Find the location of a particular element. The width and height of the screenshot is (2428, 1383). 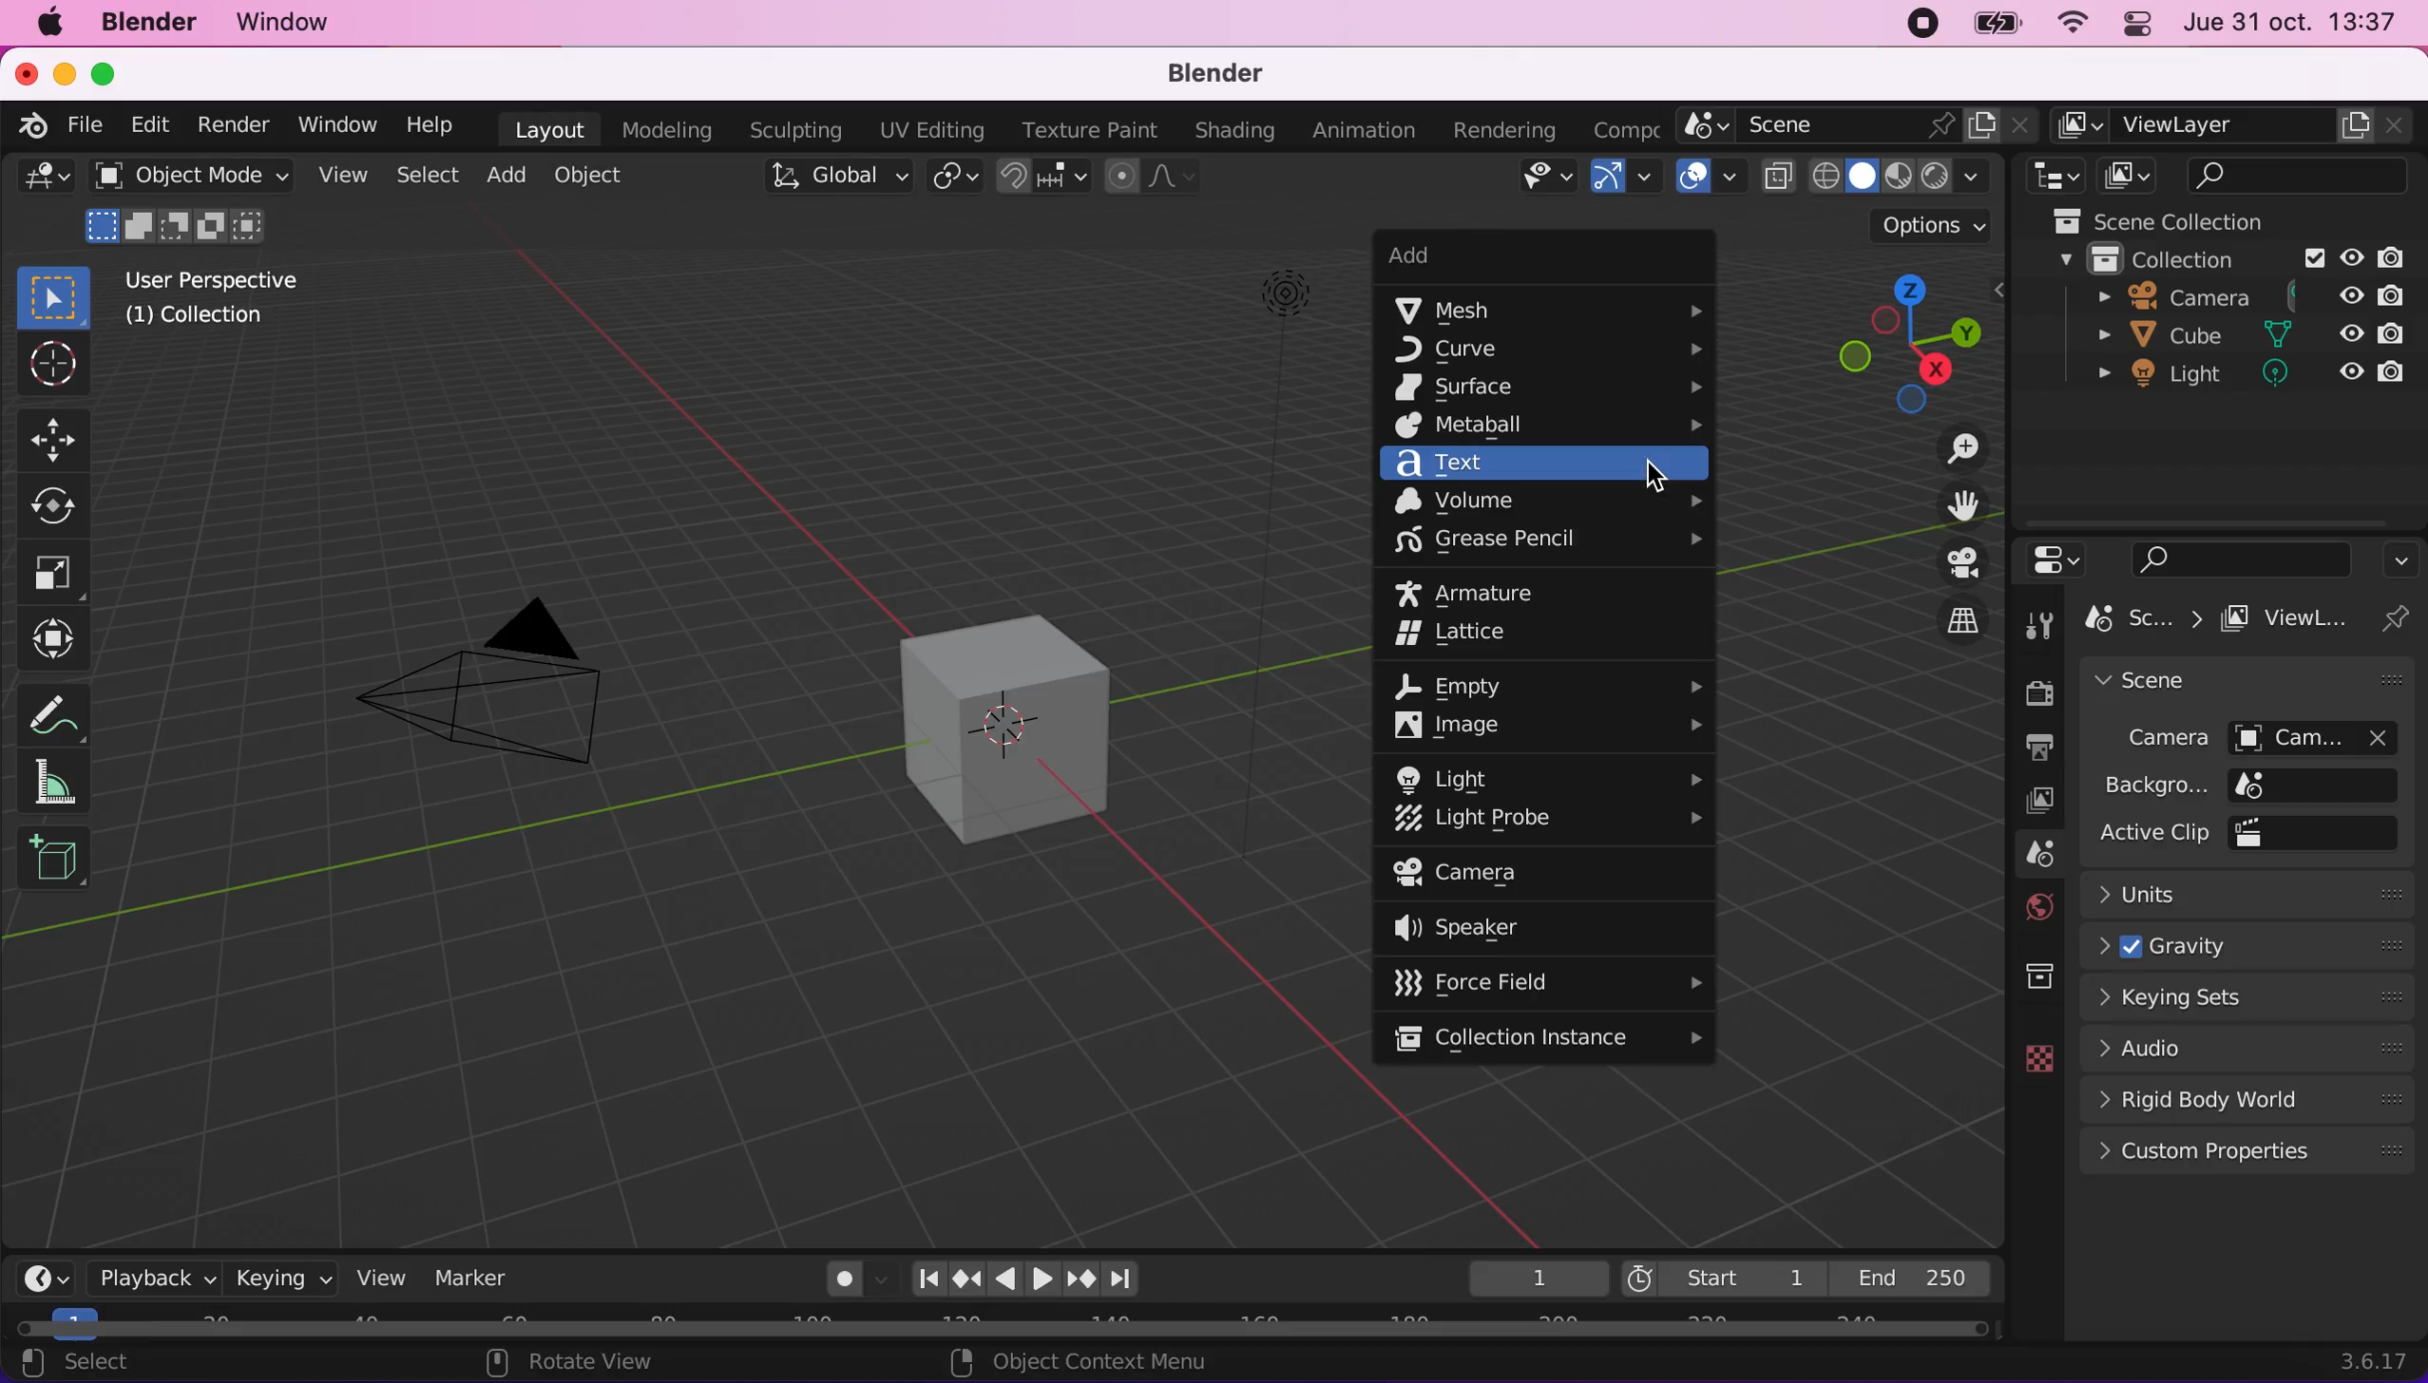

camera is located at coordinates (2240, 294).